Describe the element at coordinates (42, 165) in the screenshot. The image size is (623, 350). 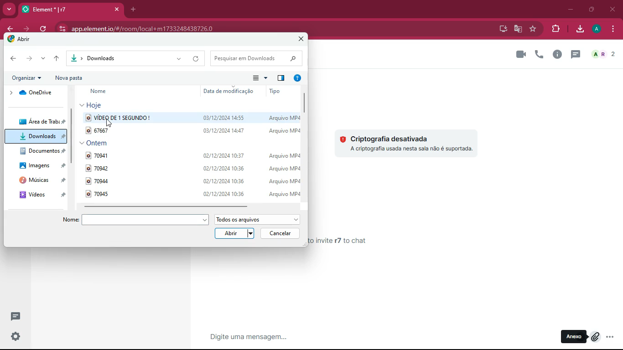
I see `imagens` at that location.